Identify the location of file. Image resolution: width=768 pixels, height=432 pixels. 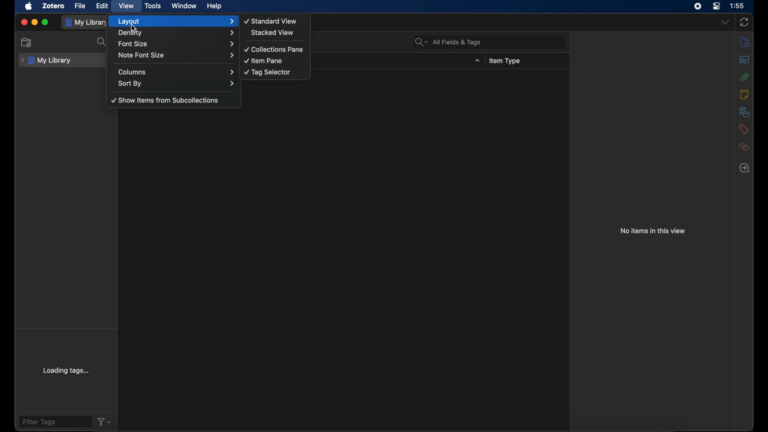
(80, 6).